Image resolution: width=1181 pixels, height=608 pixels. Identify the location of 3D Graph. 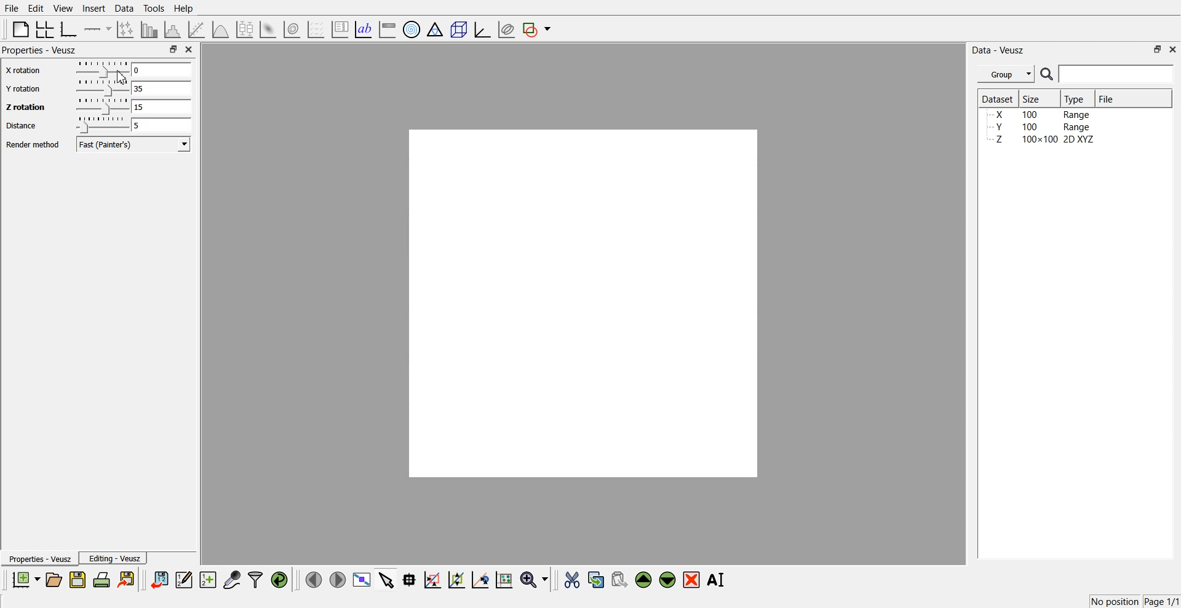
(482, 29).